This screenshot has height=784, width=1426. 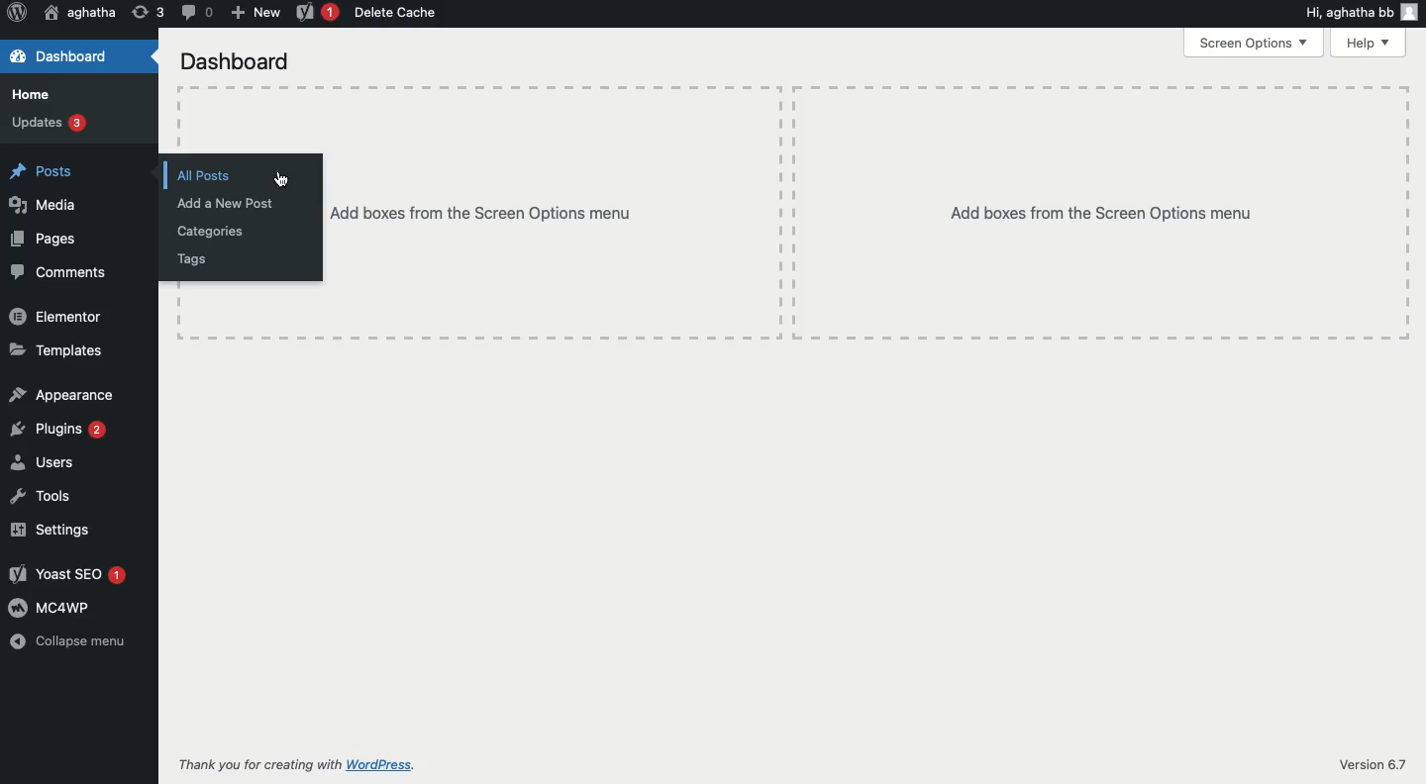 I want to click on Thank you for creating with wordpress, so click(x=302, y=765).